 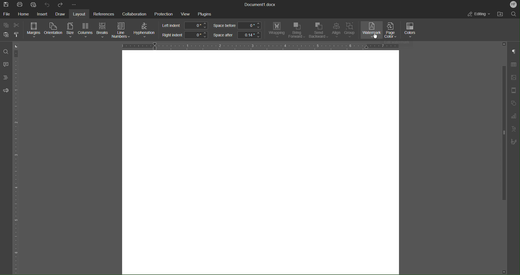 I want to click on Insert, so click(x=42, y=14).